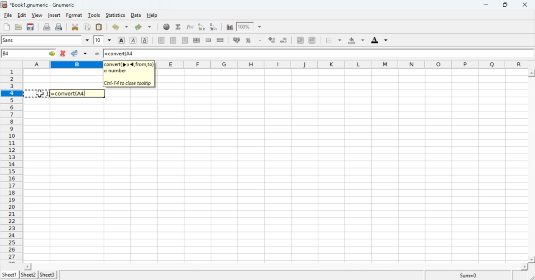  I want to click on scroll left, so click(27, 267).